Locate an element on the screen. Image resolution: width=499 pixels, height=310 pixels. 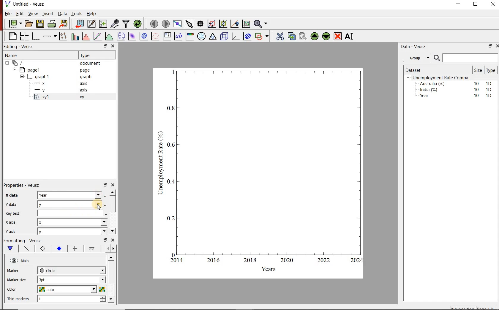
y is located at coordinates (71, 232).